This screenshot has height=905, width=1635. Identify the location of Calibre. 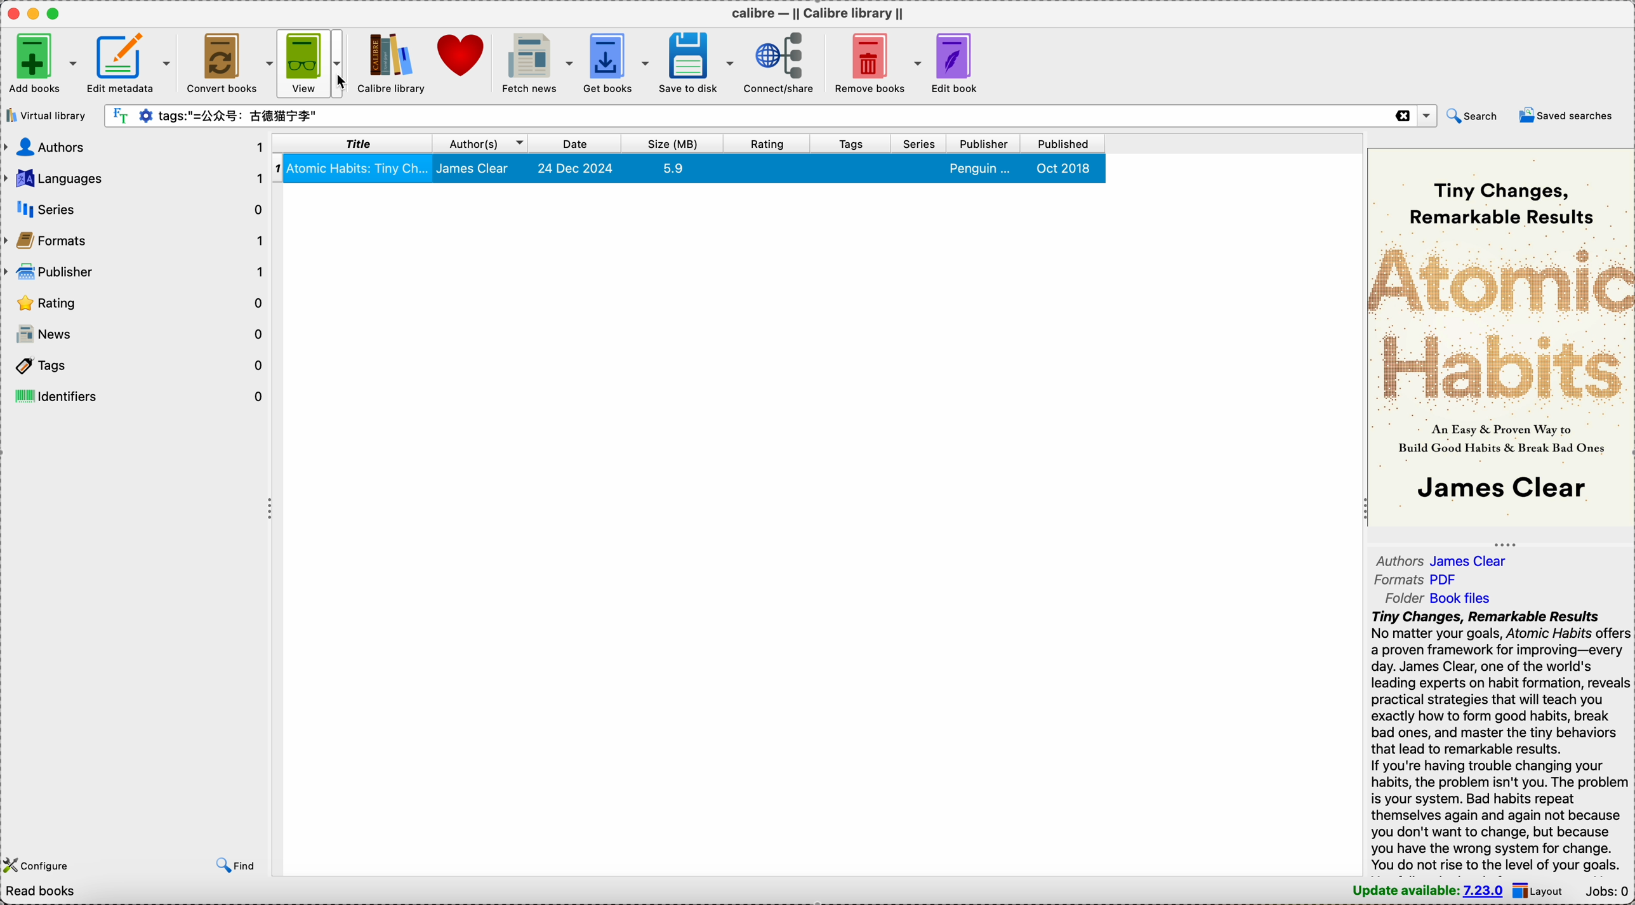
(816, 10).